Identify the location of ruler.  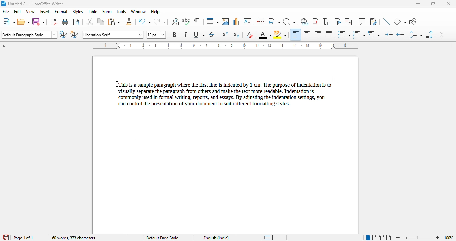
(225, 46).